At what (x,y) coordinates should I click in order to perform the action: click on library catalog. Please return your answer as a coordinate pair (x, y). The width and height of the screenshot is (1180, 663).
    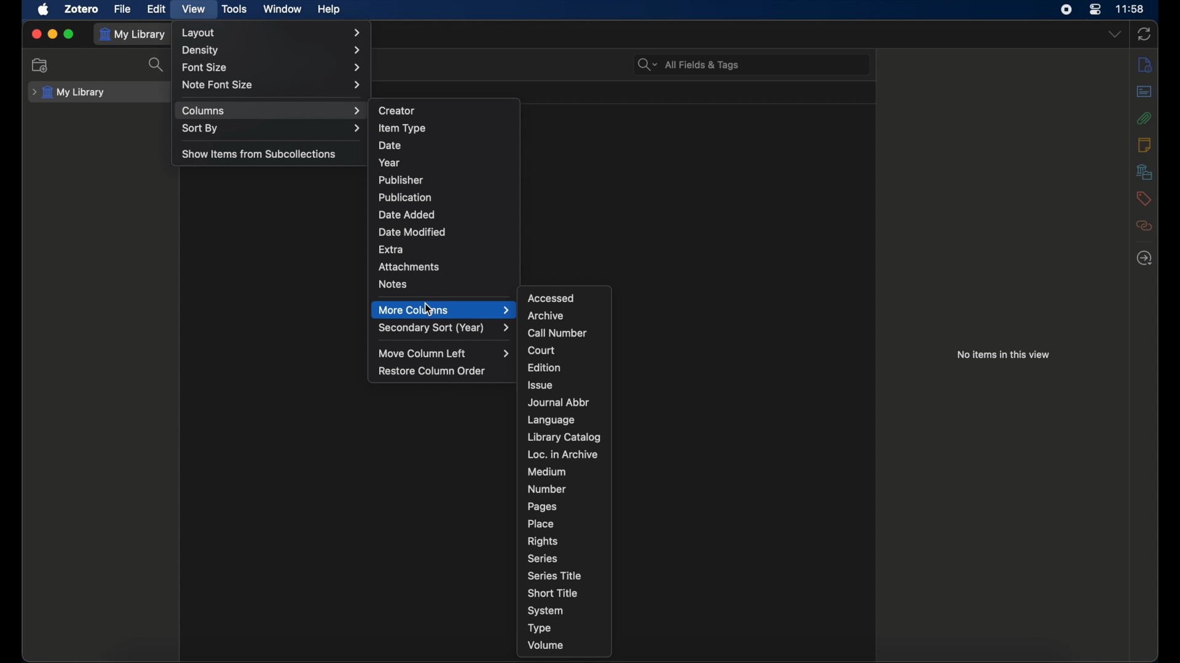
    Looking at the image, I should click on (565, 437).